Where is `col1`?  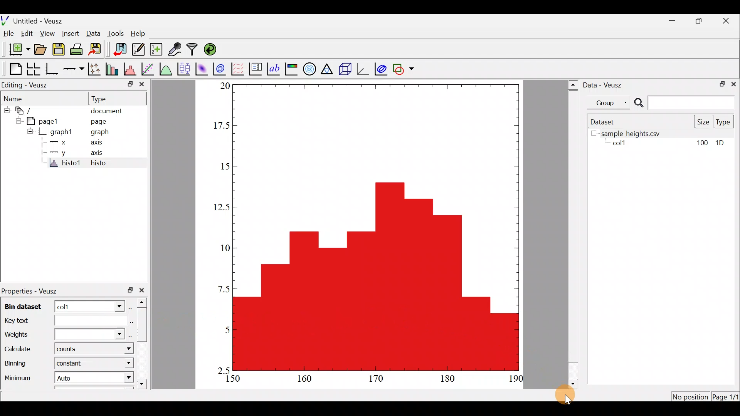 col1 is located at coordinates (76, 306).